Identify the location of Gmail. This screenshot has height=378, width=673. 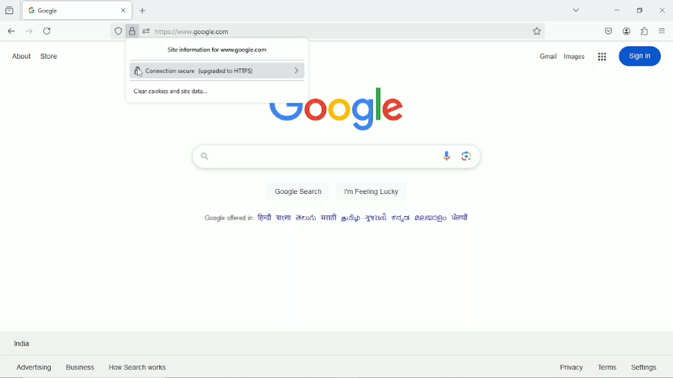
(548, 57).